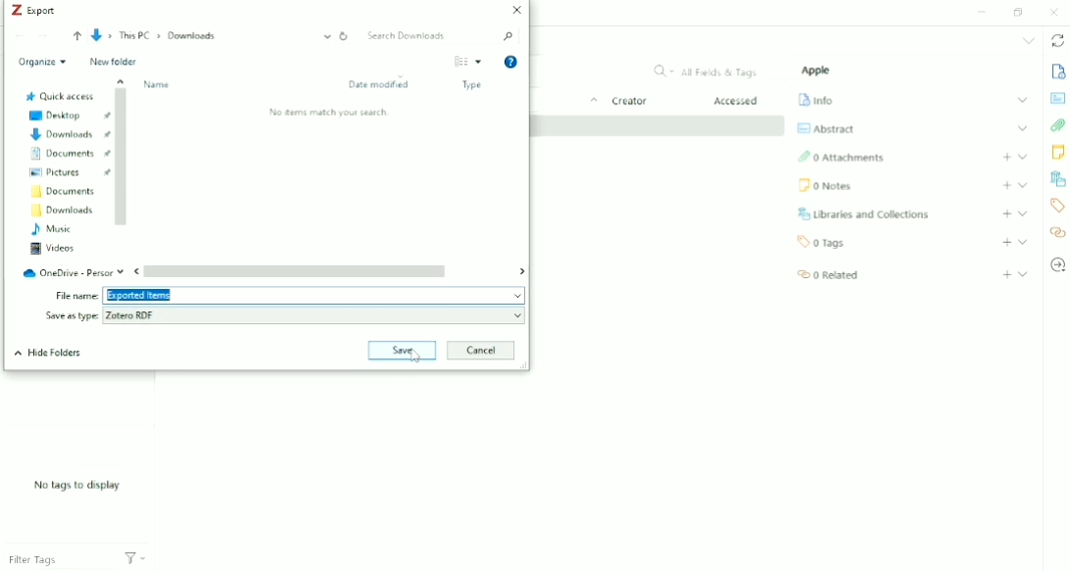 Image resolution: width=1070 pixels, height=572 pixels. I want to click on Locate, so click(1058, 265).